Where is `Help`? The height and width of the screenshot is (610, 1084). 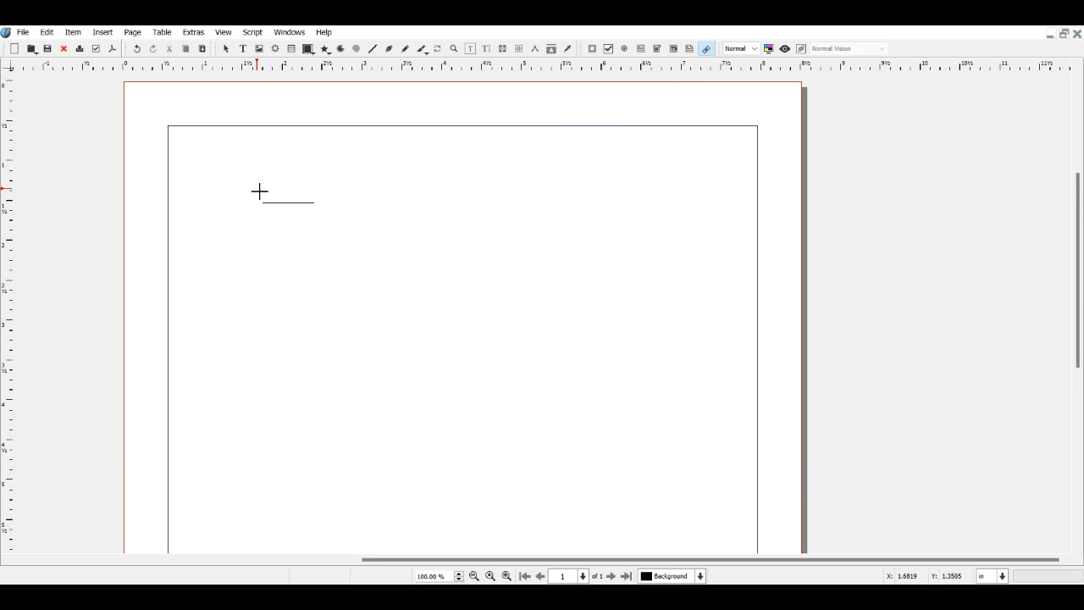
Help is located at coordinates (324, 32).